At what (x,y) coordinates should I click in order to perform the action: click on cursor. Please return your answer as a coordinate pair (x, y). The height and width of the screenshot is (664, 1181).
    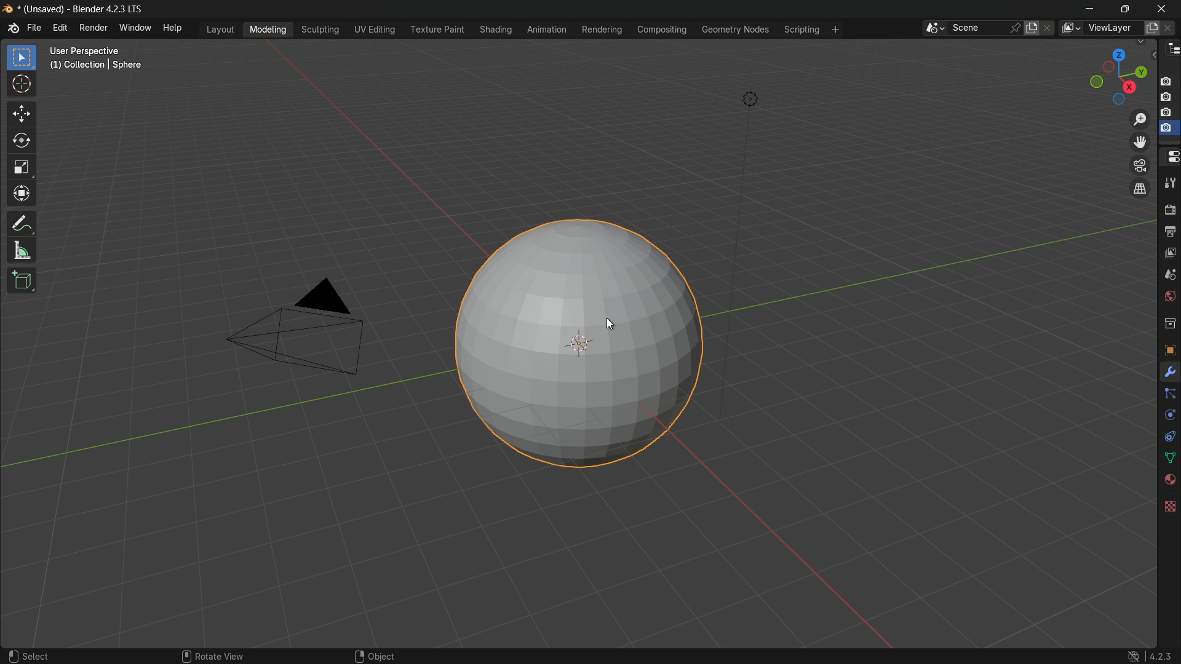
    Looking at the image, I should click on (22, 84).